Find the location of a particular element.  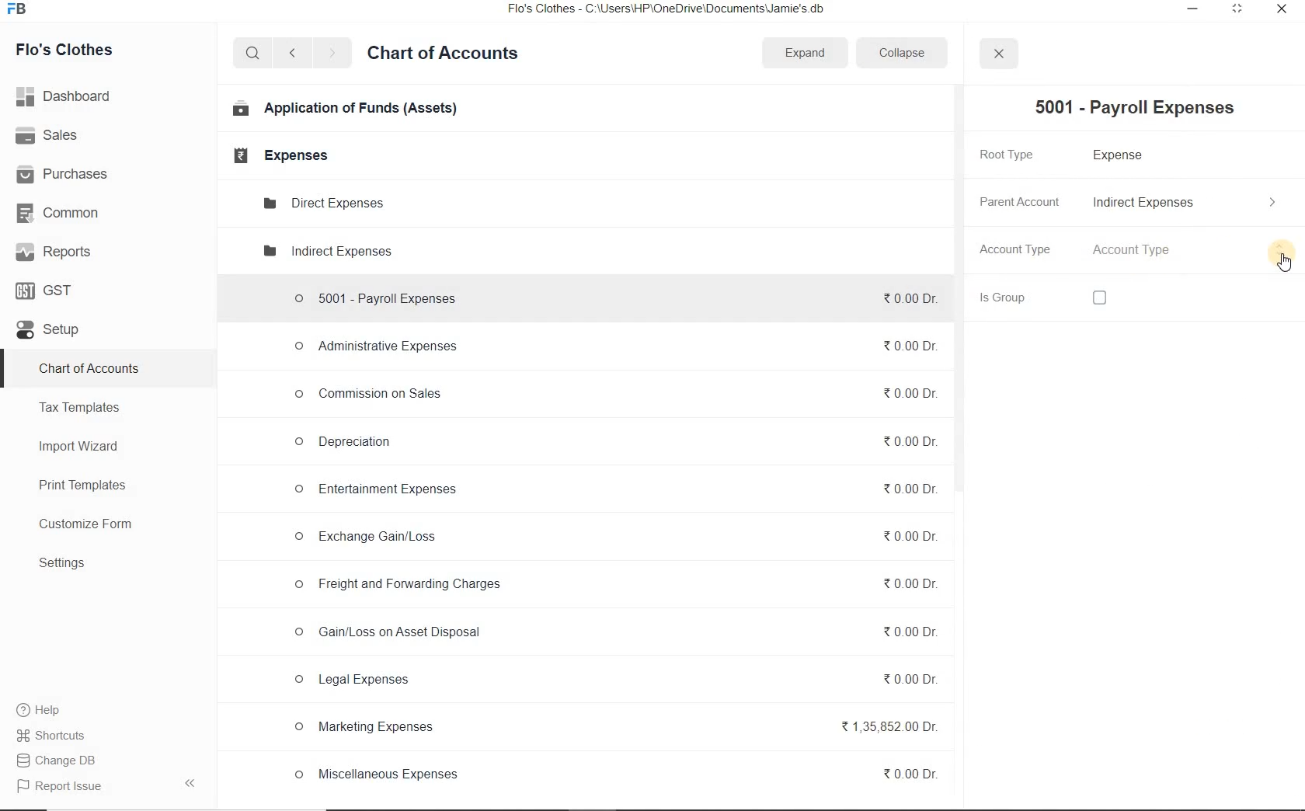

Sales is located at coordinates (50, 135).